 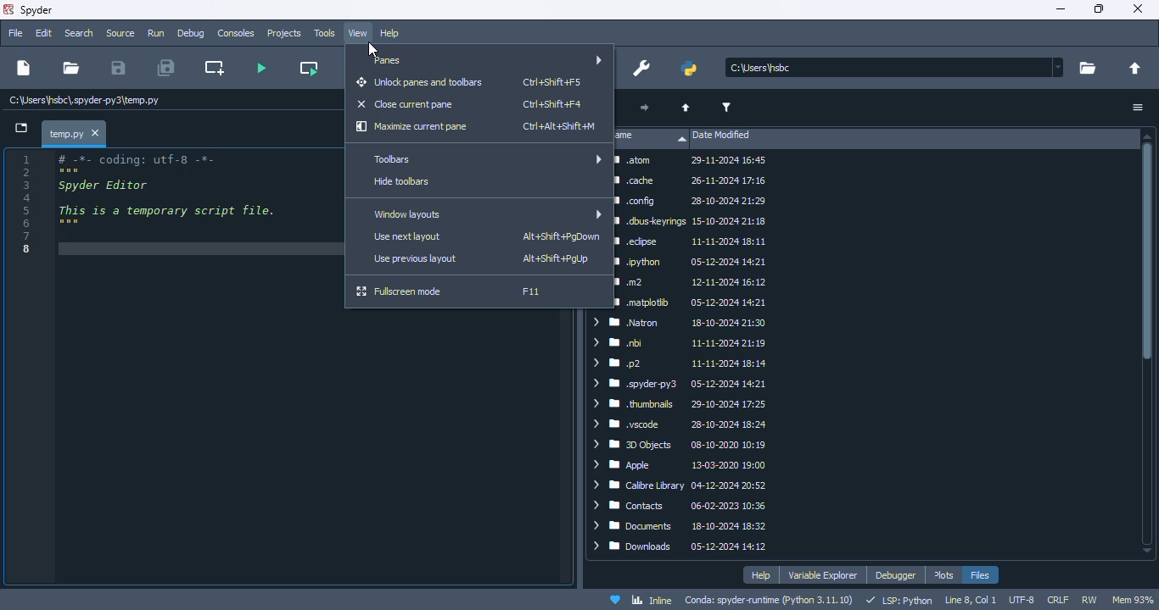 What do you see at coordinates (686, 108) in the screenshot?
I see `parent` at bounding box center [686, 108].